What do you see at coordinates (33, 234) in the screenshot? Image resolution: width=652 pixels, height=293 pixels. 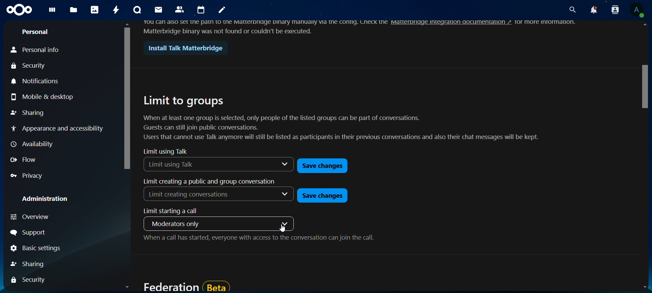 I see `support` at bounding box center [33, 234].